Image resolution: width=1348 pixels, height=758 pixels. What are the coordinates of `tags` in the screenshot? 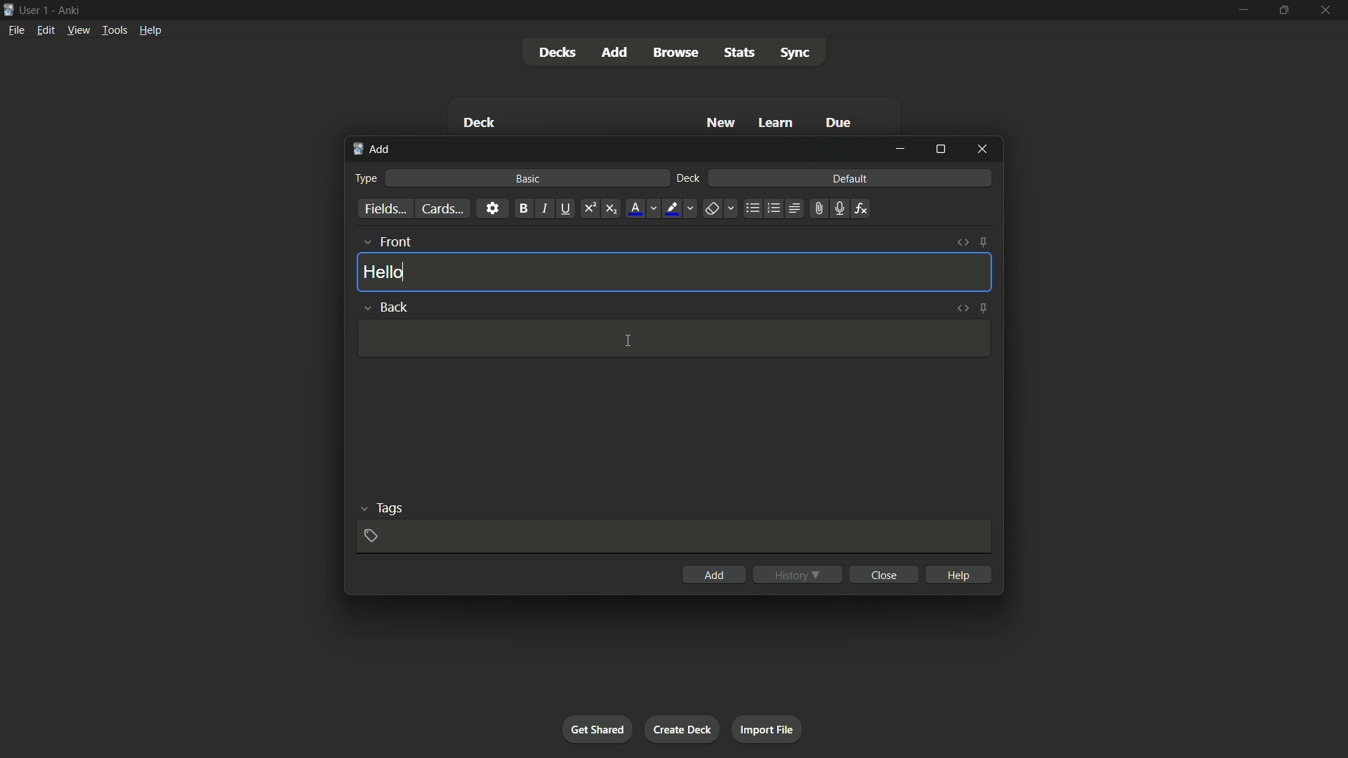 It's located at (381, 507).